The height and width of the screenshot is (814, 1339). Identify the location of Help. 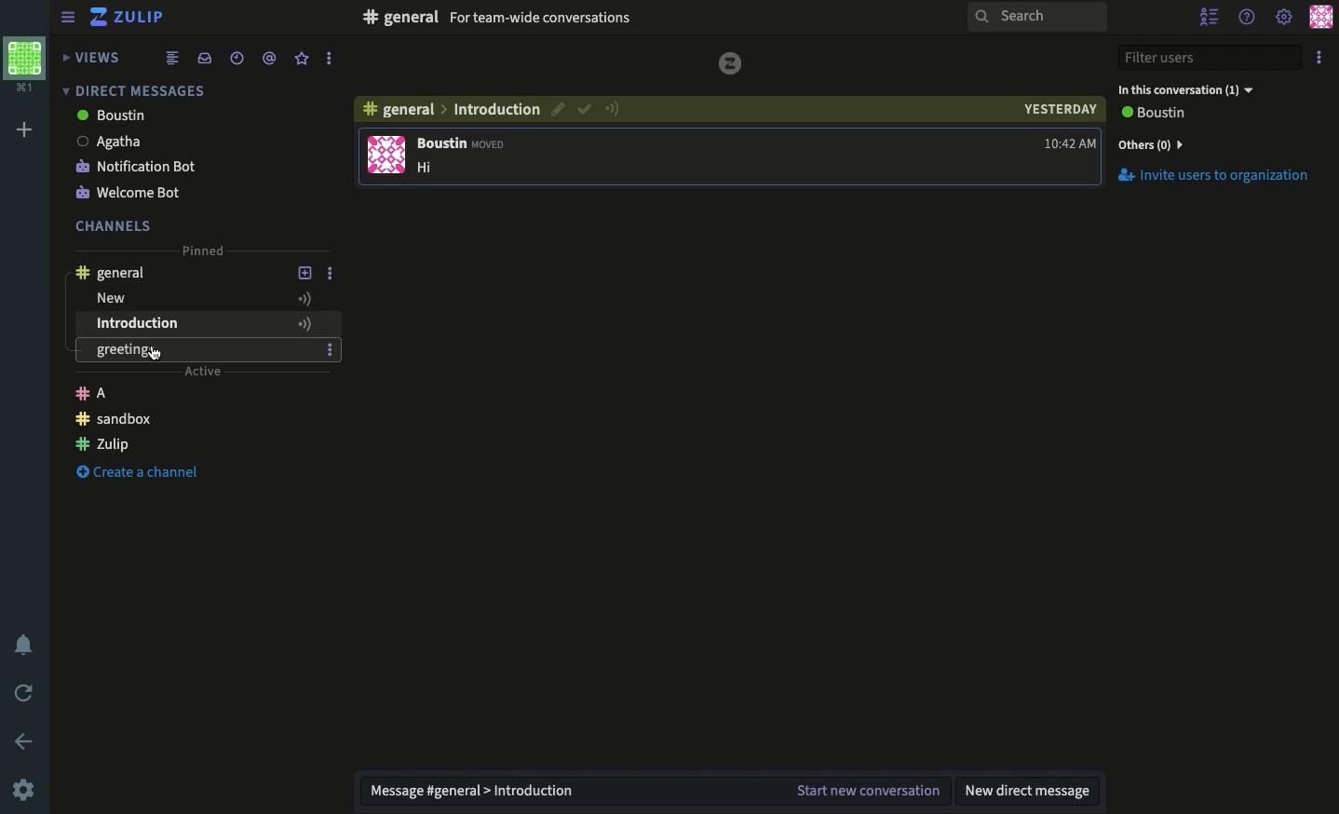
(1248, 14).